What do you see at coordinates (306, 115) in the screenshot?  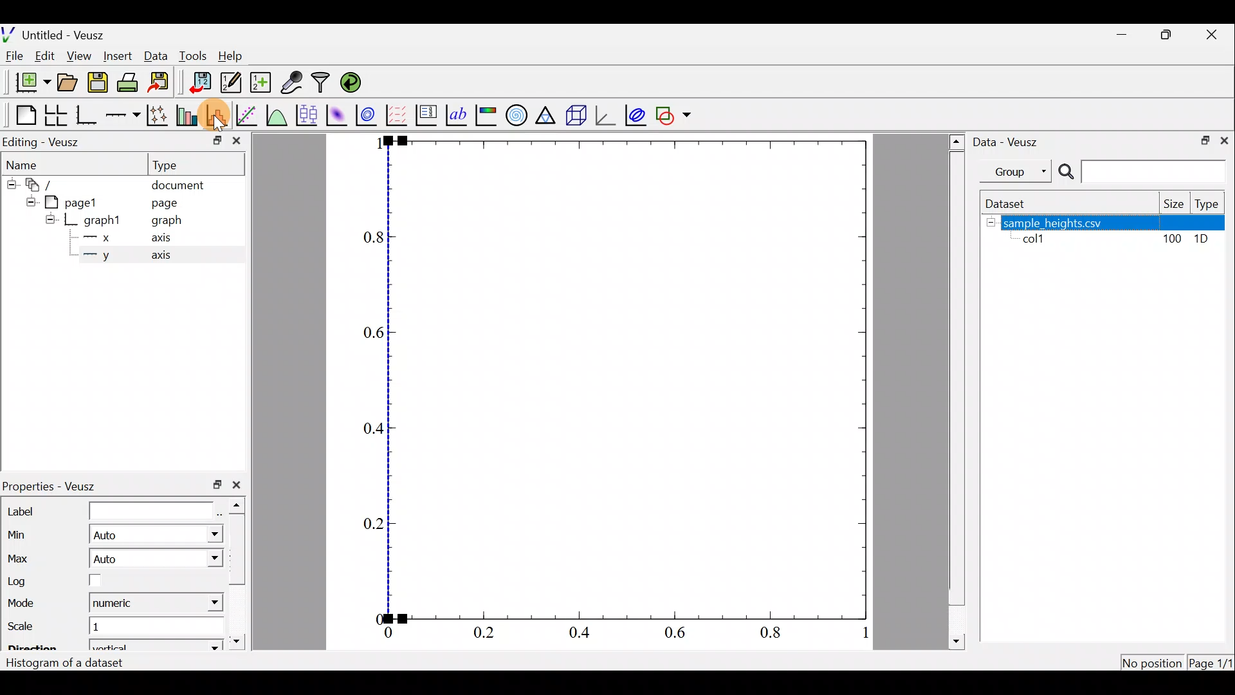 I see `plot box plots` at bounding box center [306, 115].